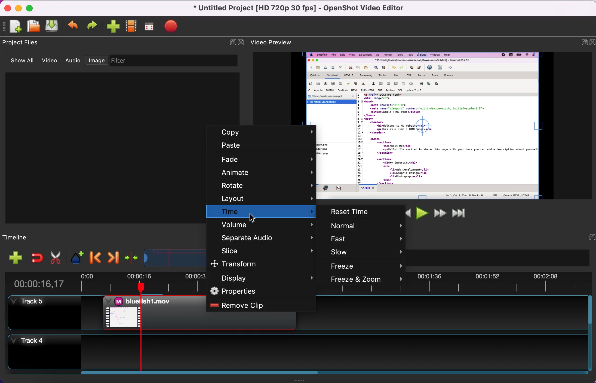 The height and width of the screenshot is (383, 596). What do you see at coordinates (43, 313) in the screenshot?
I see `track 5` at bounding box center [43, 313].